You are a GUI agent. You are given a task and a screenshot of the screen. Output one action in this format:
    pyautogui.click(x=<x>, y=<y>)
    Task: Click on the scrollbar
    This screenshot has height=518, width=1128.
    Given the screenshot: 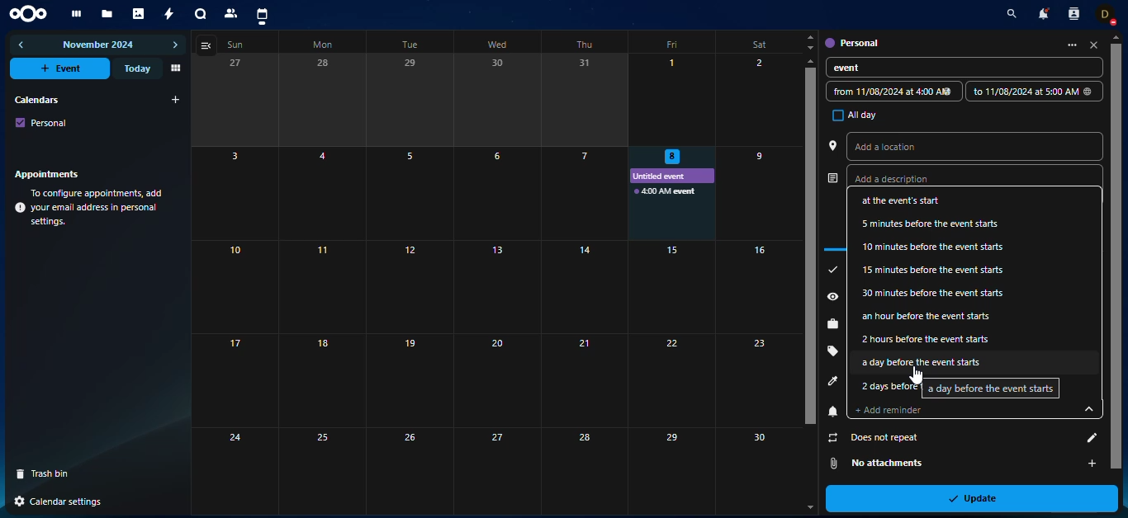 What is the action you would take?
    pyautogui.click(x=810, y=247)
    